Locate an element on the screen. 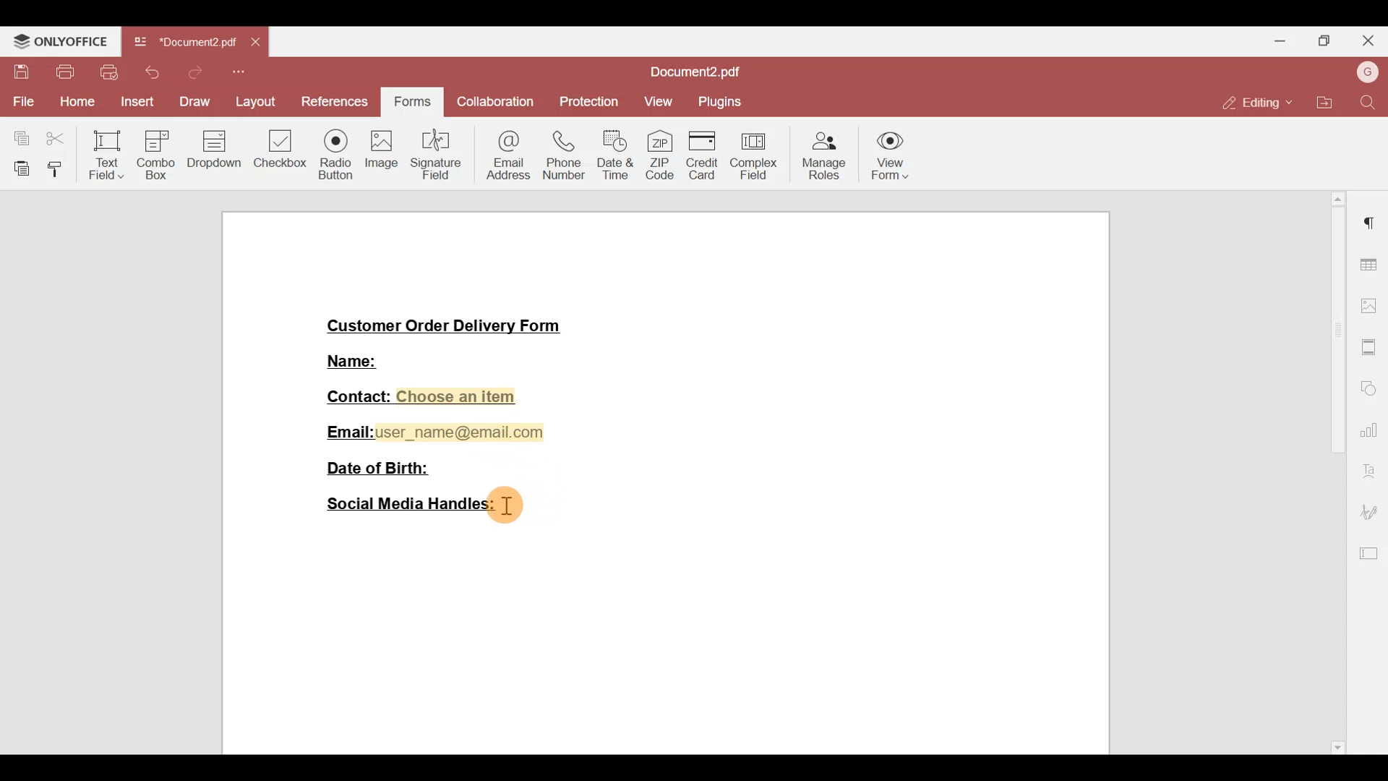  Print file is located at coordinates (63, 72).